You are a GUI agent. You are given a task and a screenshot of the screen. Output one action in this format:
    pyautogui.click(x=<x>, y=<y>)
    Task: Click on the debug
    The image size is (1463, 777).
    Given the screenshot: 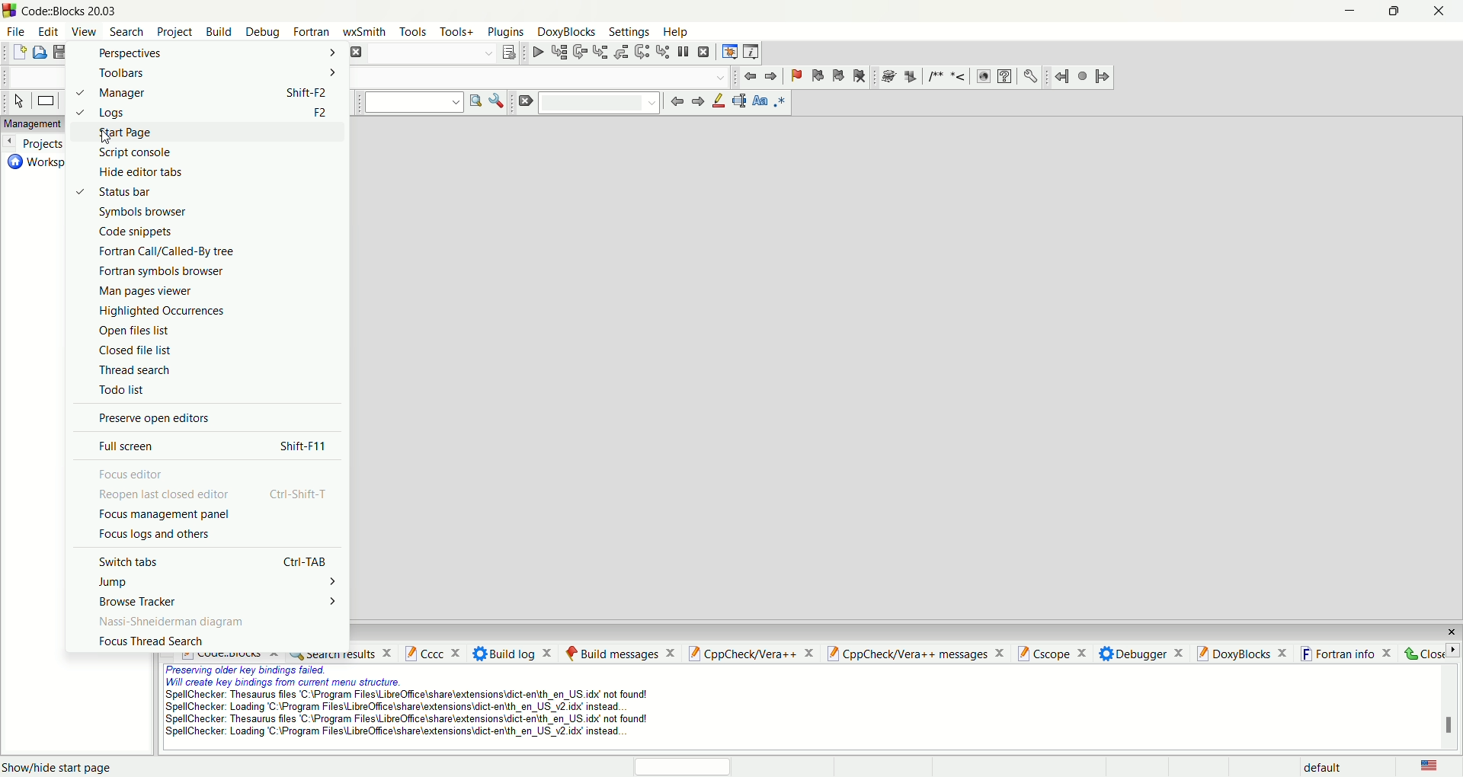 What is the action you would take?
    pyautogui.click(x=536, y=54)
    